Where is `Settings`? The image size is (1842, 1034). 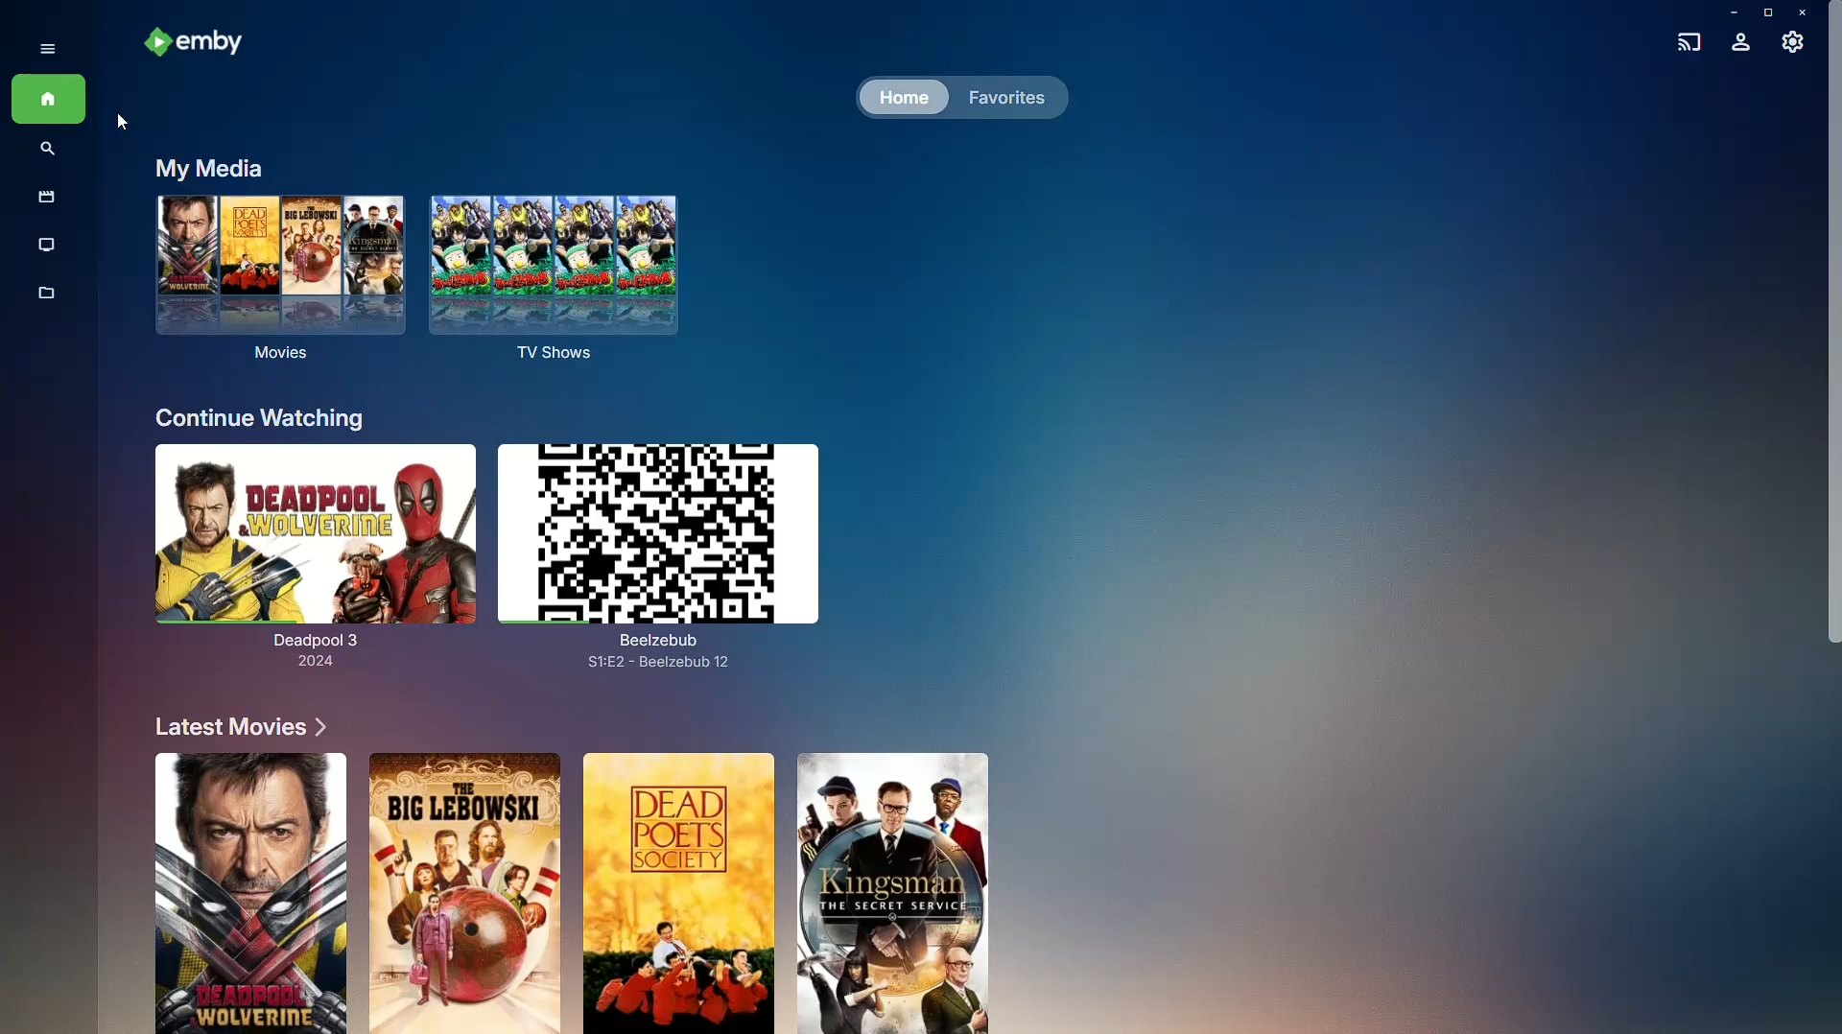
Settings is located at coordinates (1794, 47).